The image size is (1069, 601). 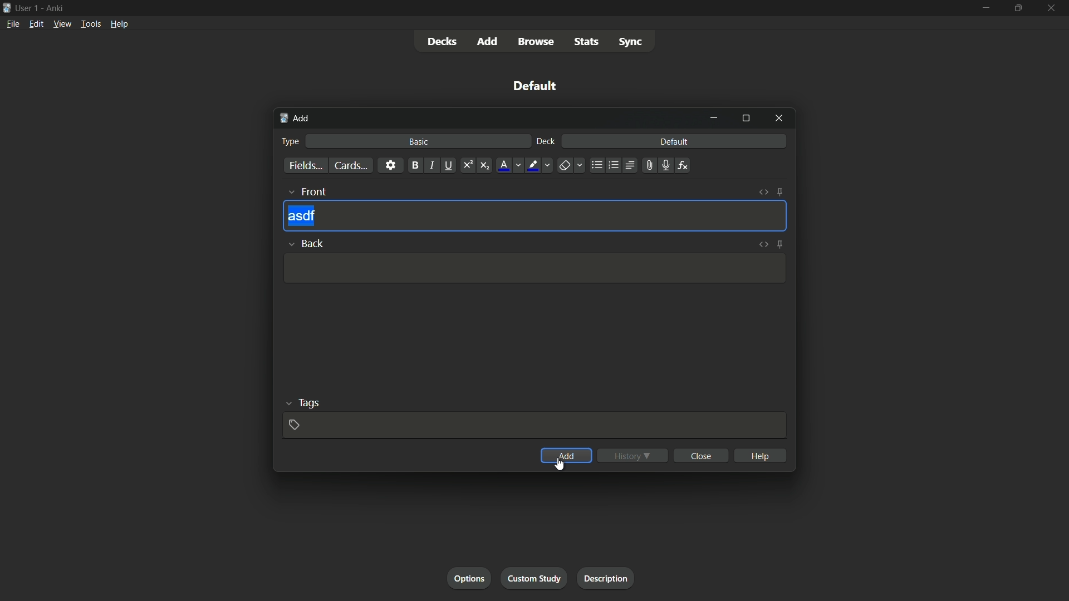 What do you see at coordinates (562, 463) in the screenshot?
I see `cursor` at bounding box center [562, 463].